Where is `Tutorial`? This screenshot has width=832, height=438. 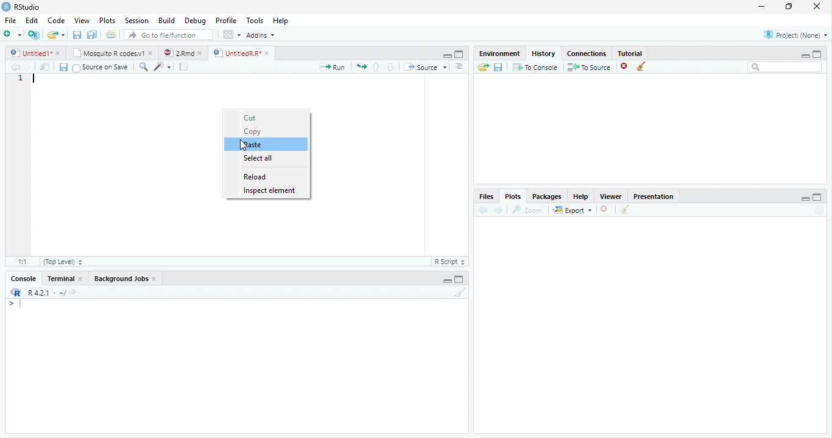
Tutorial is located at coordinates (631, 53).